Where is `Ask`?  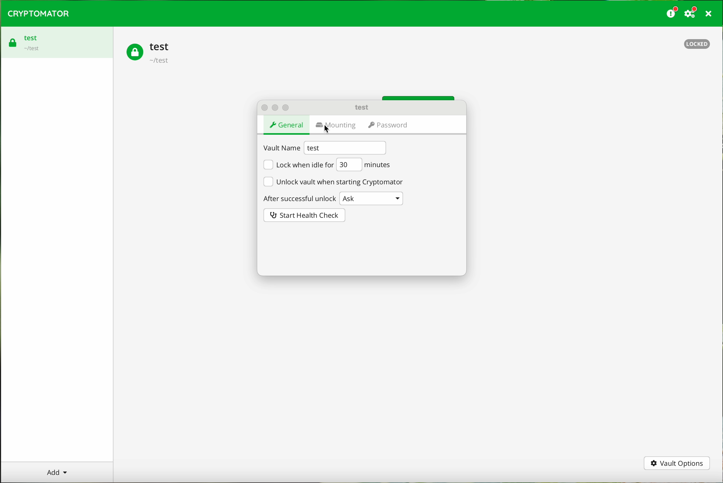
Ask is located at coordinates (372, 198).